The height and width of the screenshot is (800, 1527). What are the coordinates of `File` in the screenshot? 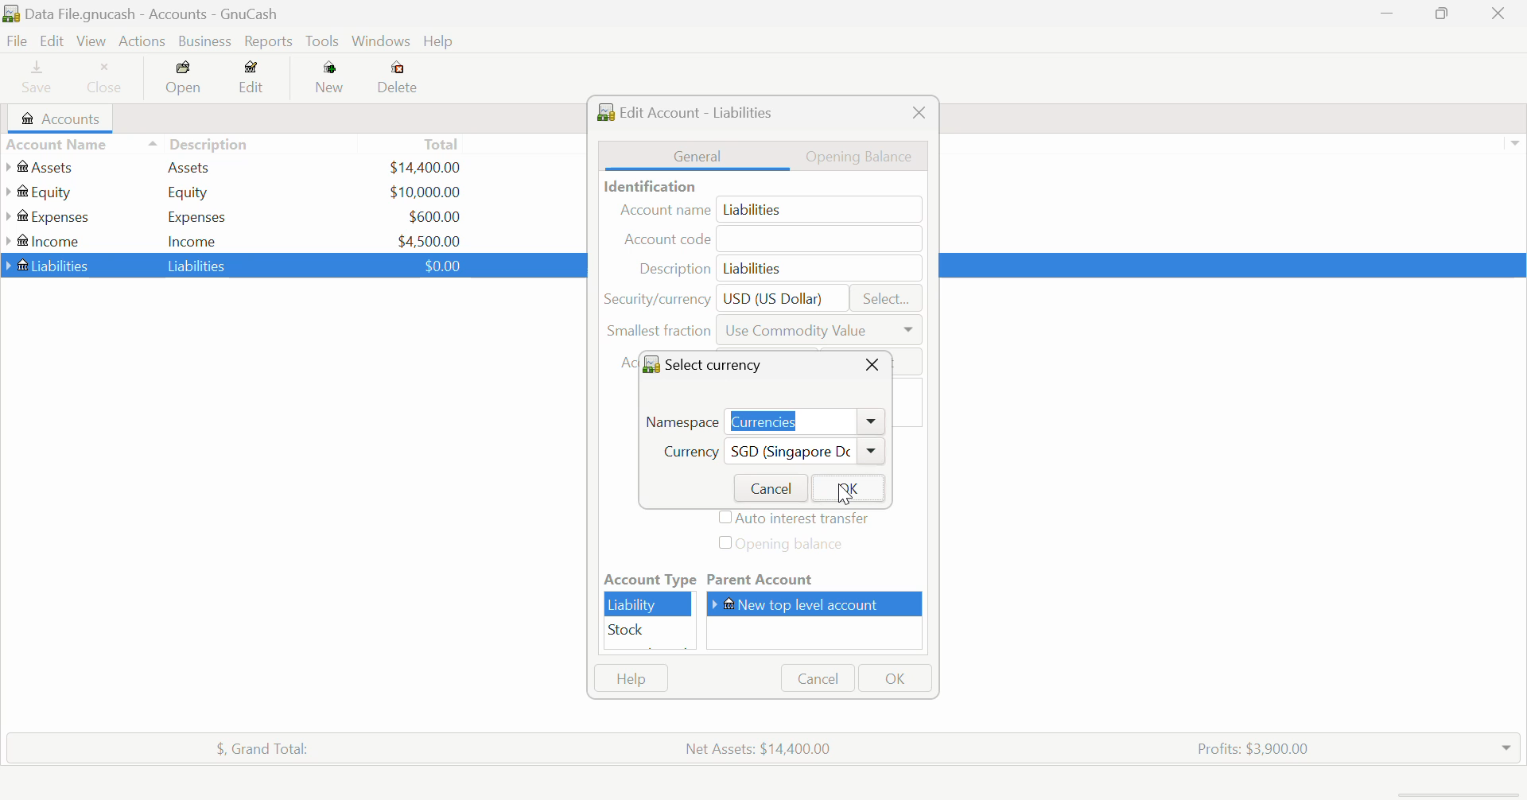 It's located at (15, 41).